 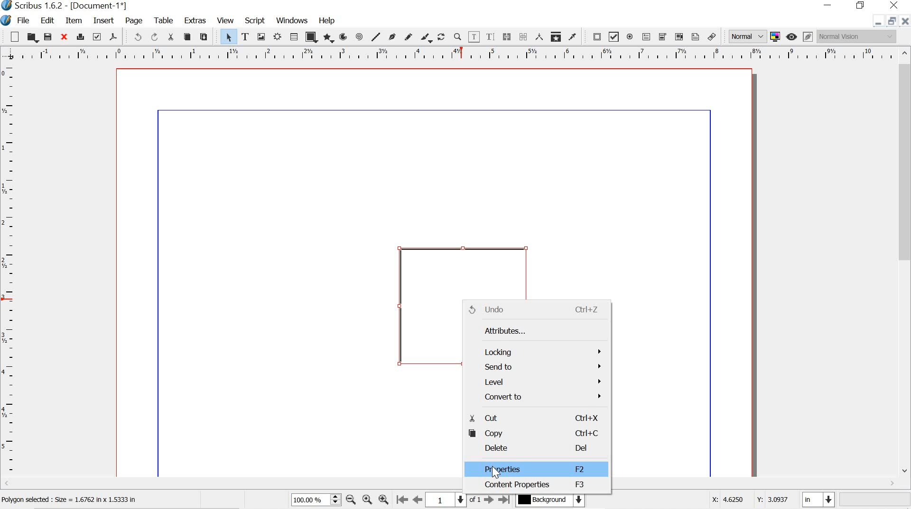 I want to click on rotate item, so click(x=441, y=36).